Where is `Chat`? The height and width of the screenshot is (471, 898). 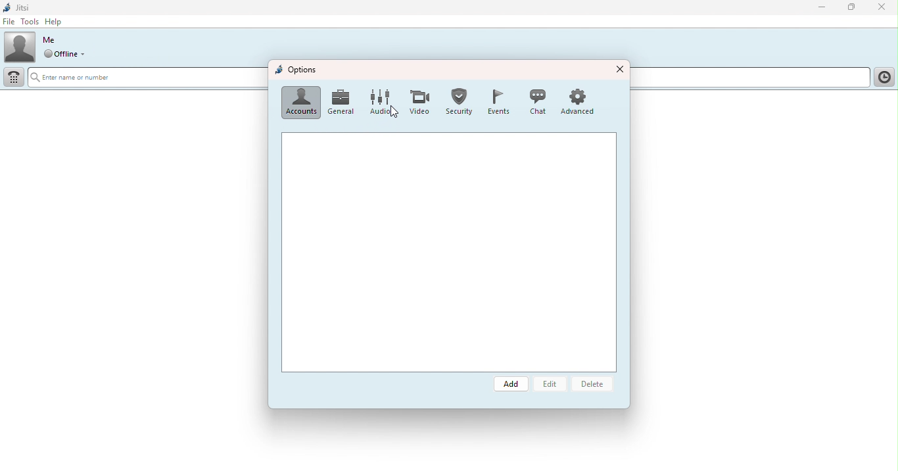
Chat is located at coordinates (536, 101).